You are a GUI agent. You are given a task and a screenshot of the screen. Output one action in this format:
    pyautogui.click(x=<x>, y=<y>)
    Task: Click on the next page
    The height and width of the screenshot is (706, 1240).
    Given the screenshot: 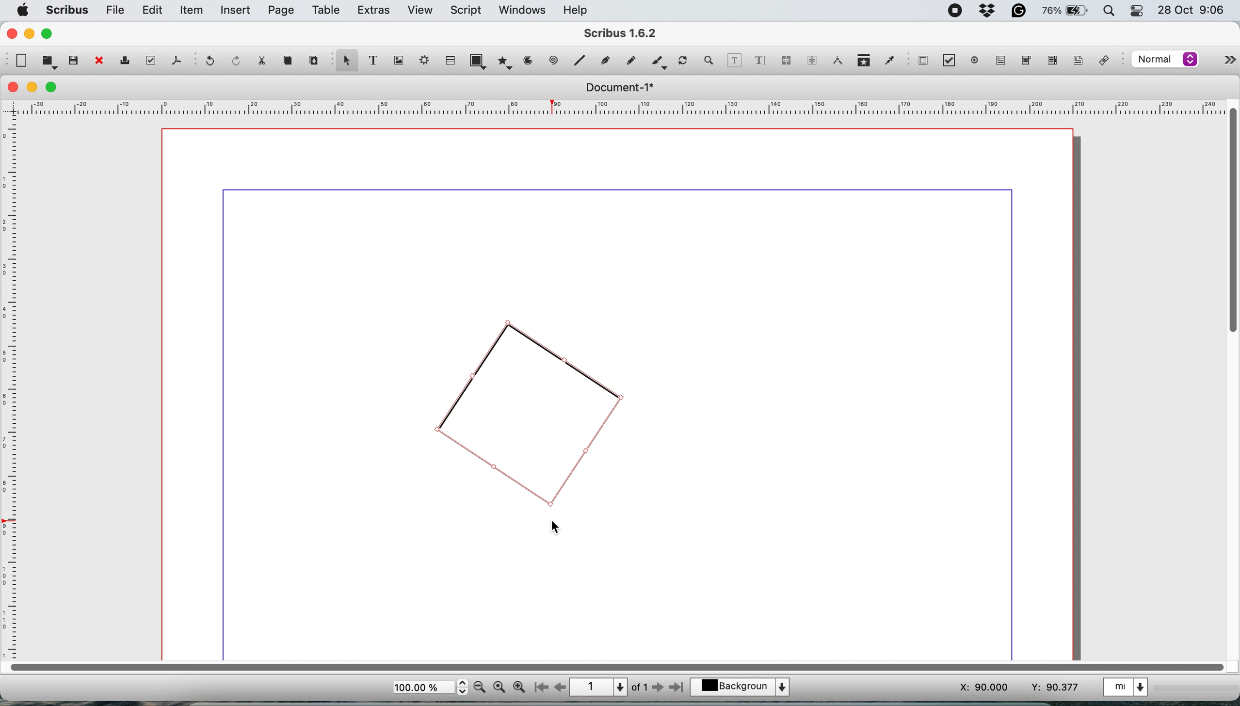 What is the action you would take?
    pyautogui.click(x=660, y=689)
    